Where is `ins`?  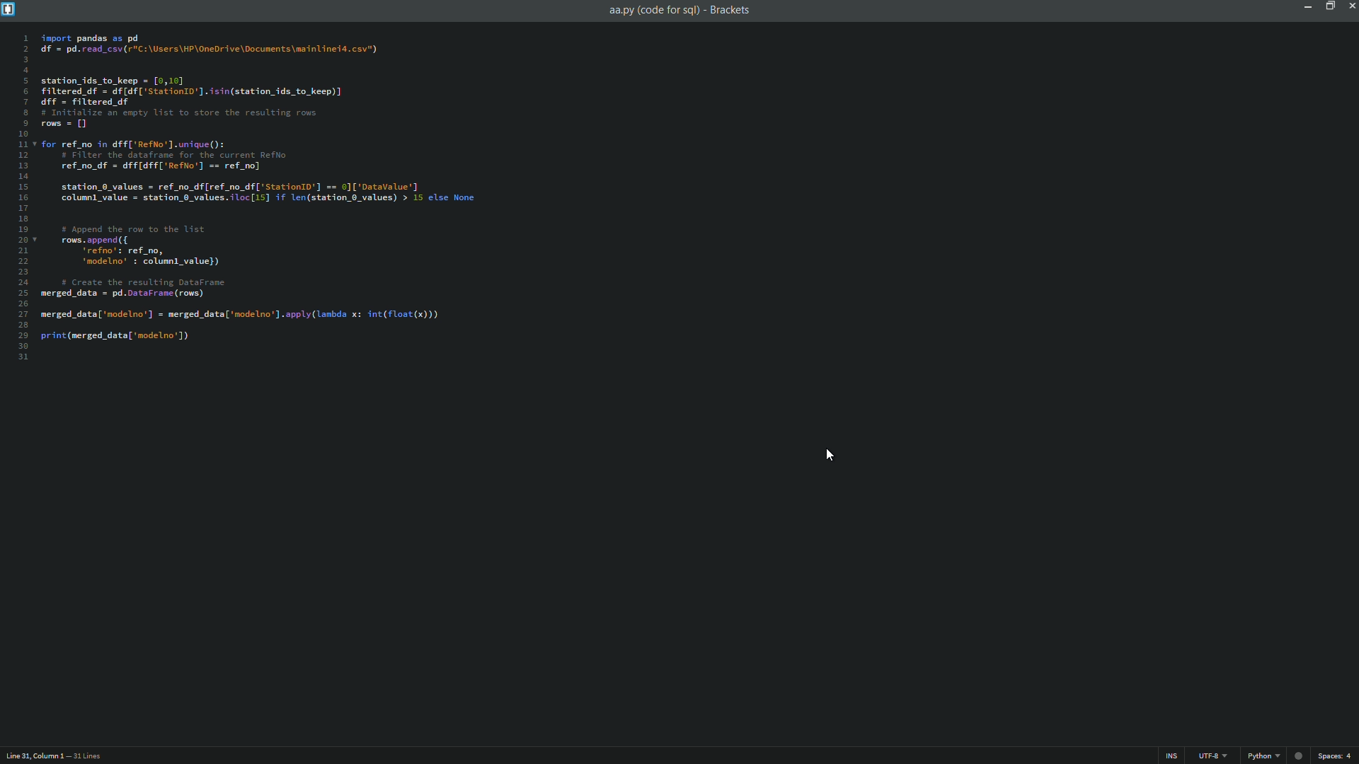 ins is located at coordinates (1171, 756).